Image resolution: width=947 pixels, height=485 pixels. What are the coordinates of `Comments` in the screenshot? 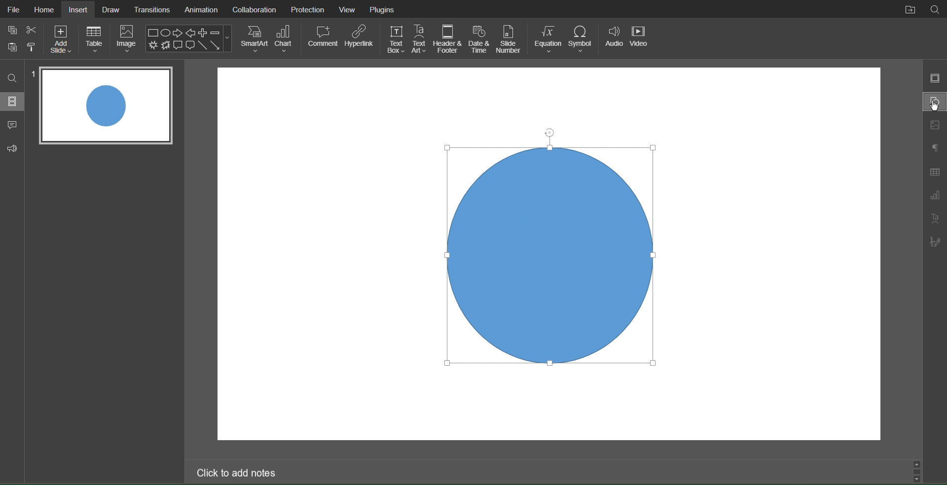 It's located at (11, 125).